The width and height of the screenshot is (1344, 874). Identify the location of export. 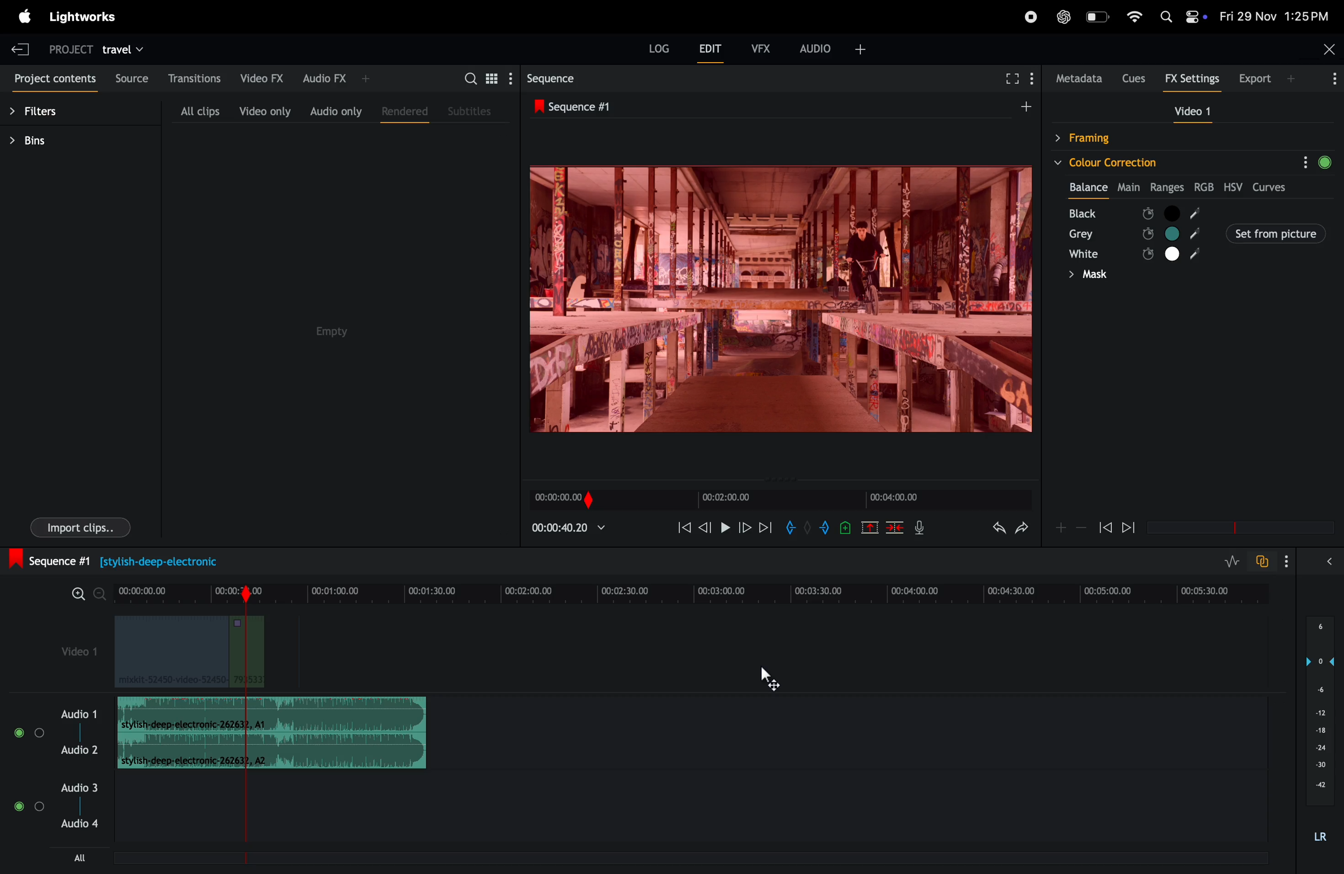
(1269, 78).